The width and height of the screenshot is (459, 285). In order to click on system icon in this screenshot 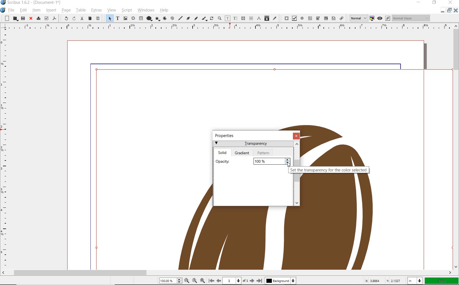, I will do `click(3, 10)`.